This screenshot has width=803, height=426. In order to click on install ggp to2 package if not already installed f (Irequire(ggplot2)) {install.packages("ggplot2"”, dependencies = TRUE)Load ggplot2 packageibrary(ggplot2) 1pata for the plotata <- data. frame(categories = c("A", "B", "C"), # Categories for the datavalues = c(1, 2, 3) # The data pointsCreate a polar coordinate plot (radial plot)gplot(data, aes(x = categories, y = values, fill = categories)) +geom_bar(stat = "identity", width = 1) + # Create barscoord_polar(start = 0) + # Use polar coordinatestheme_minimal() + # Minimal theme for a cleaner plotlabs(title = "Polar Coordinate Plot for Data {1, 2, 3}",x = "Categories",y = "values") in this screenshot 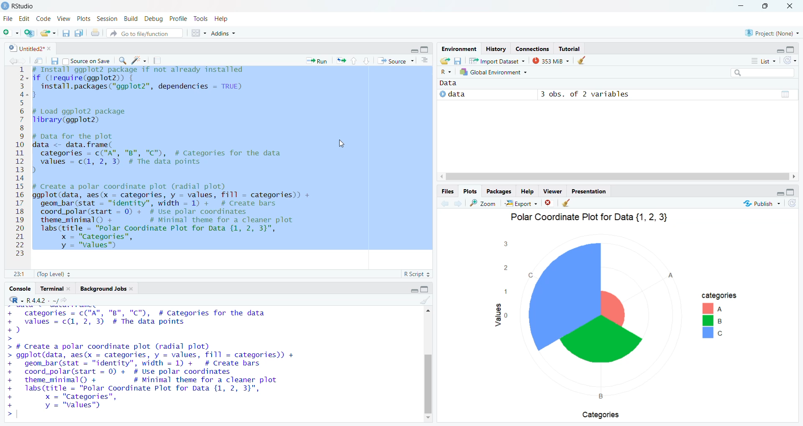, I will do `click(229, 158)`.